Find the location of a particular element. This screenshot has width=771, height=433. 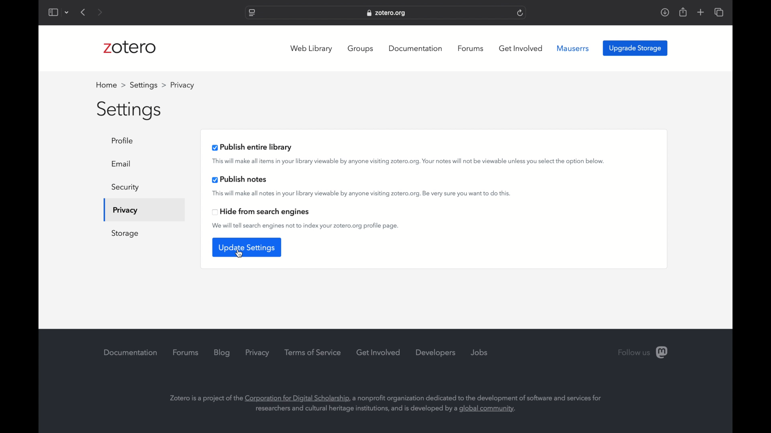

add is located at coordinates (700, 12).